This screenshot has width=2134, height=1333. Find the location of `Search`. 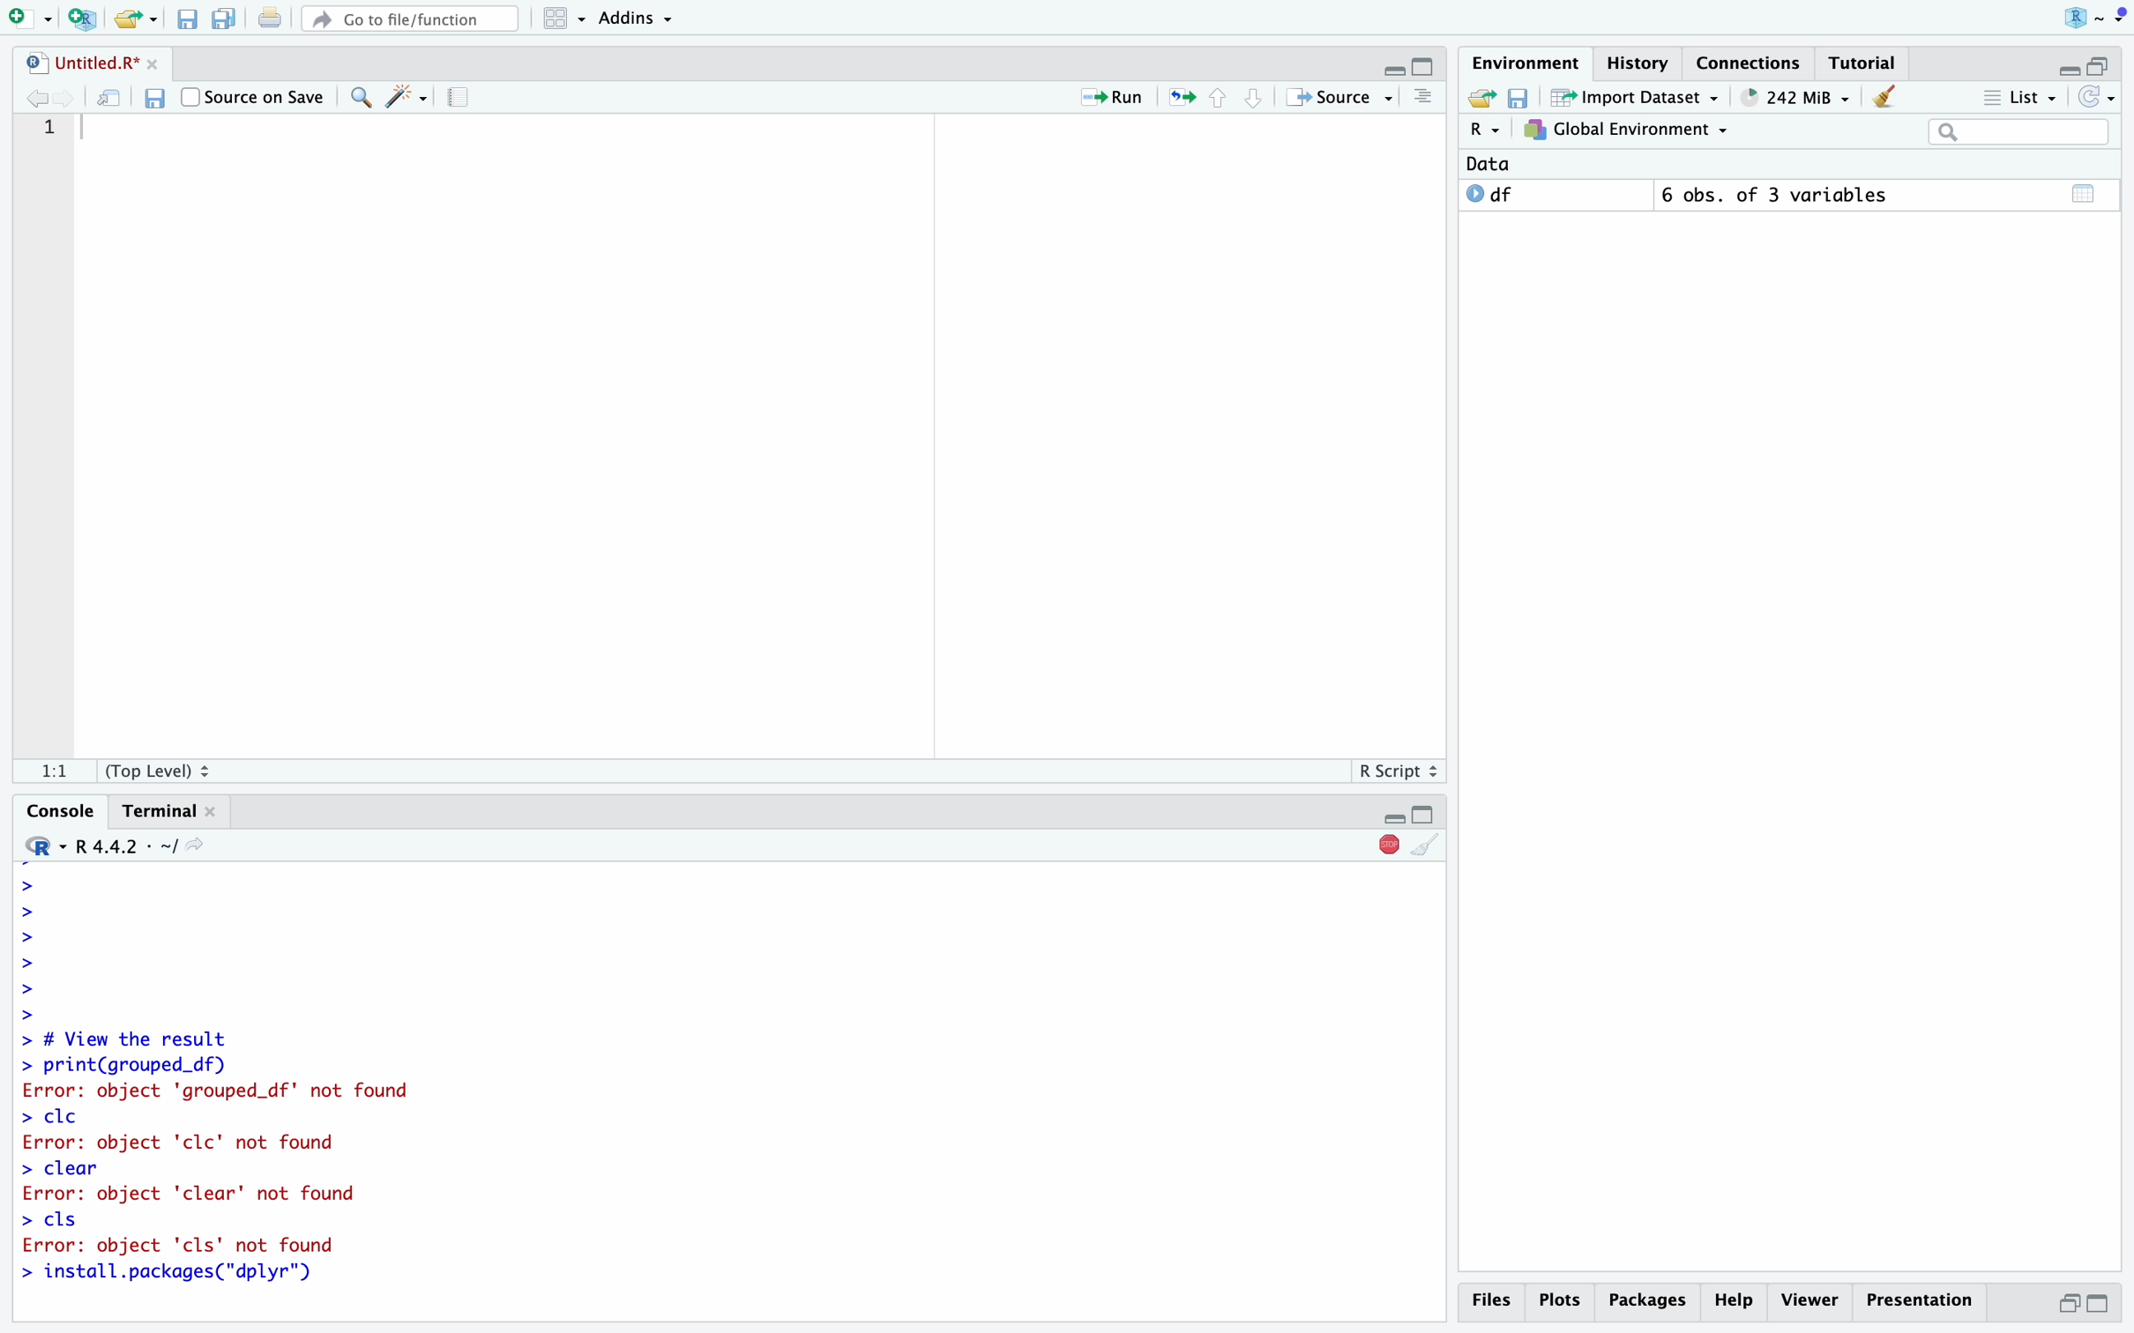

Search is located at coordinates (2022, 132).